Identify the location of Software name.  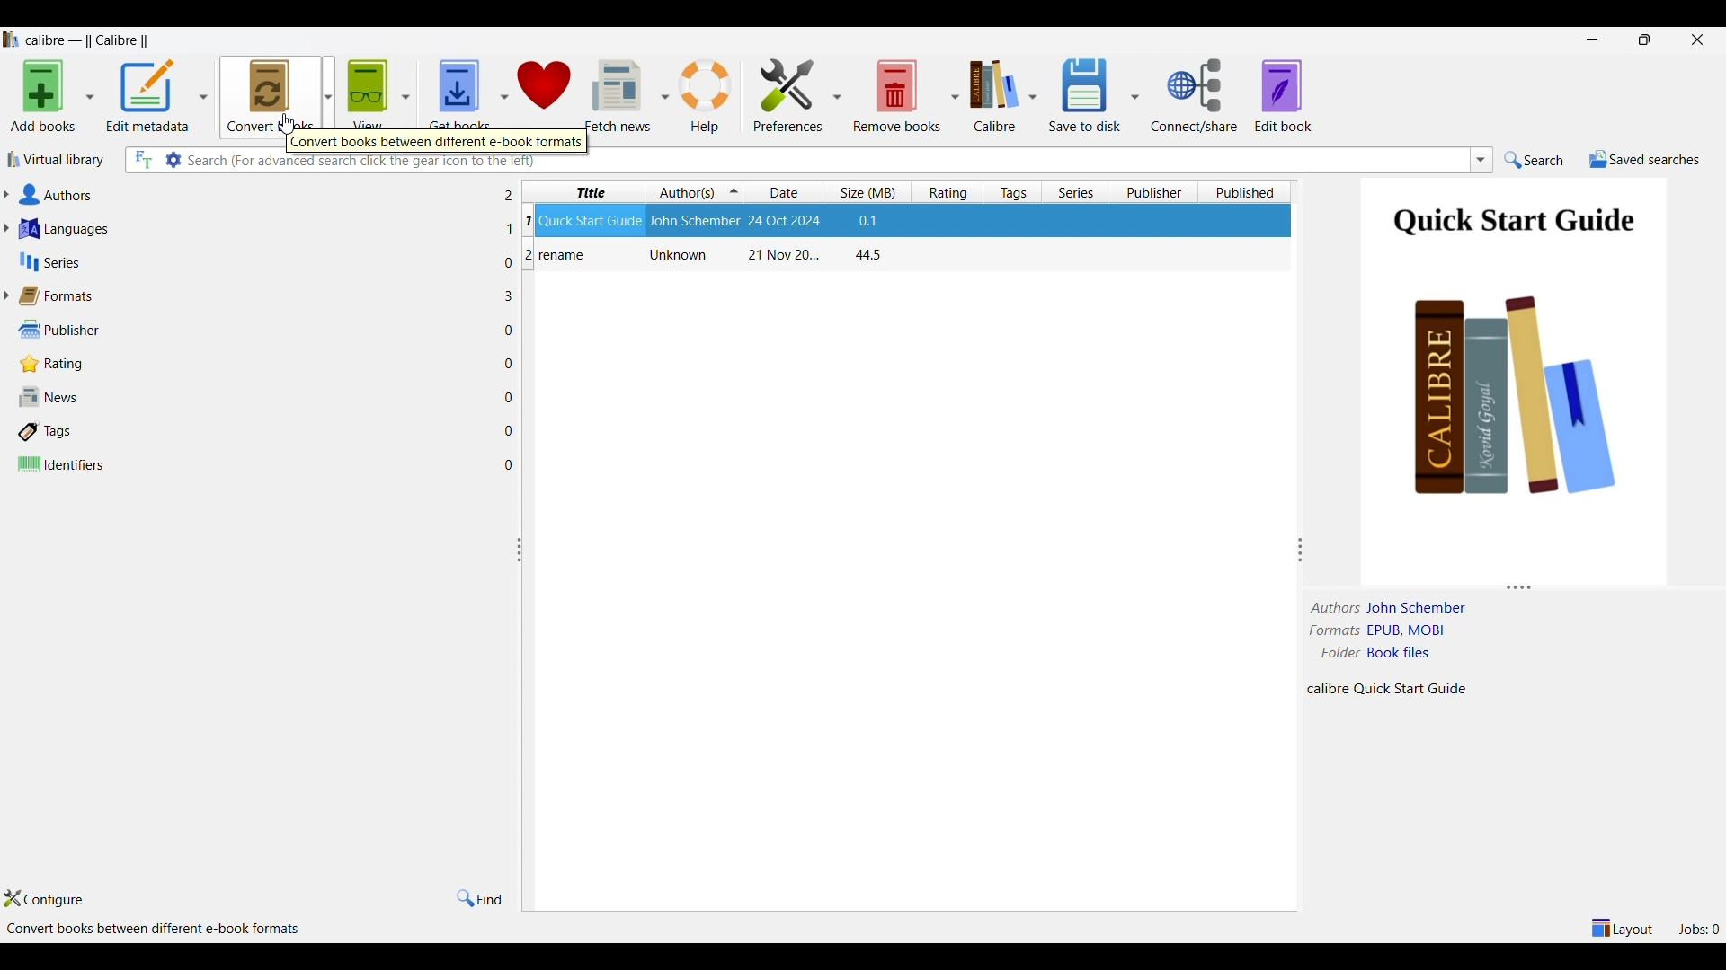
(93, 40).